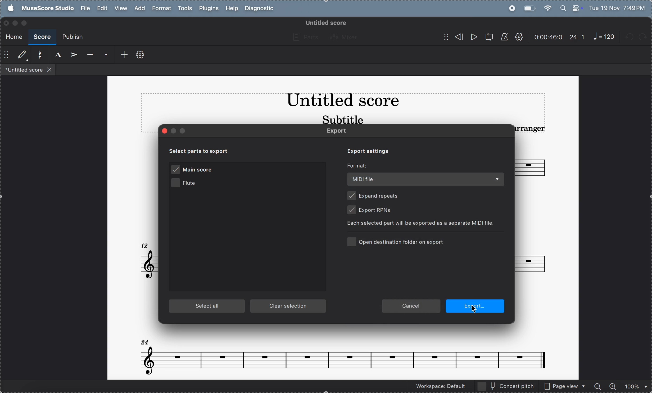 The width and height of the screenshot is (652, 393). What do you see at coordinates (102, 8) in the screenshot?
I see `edit` at bounding box center [102, 8].